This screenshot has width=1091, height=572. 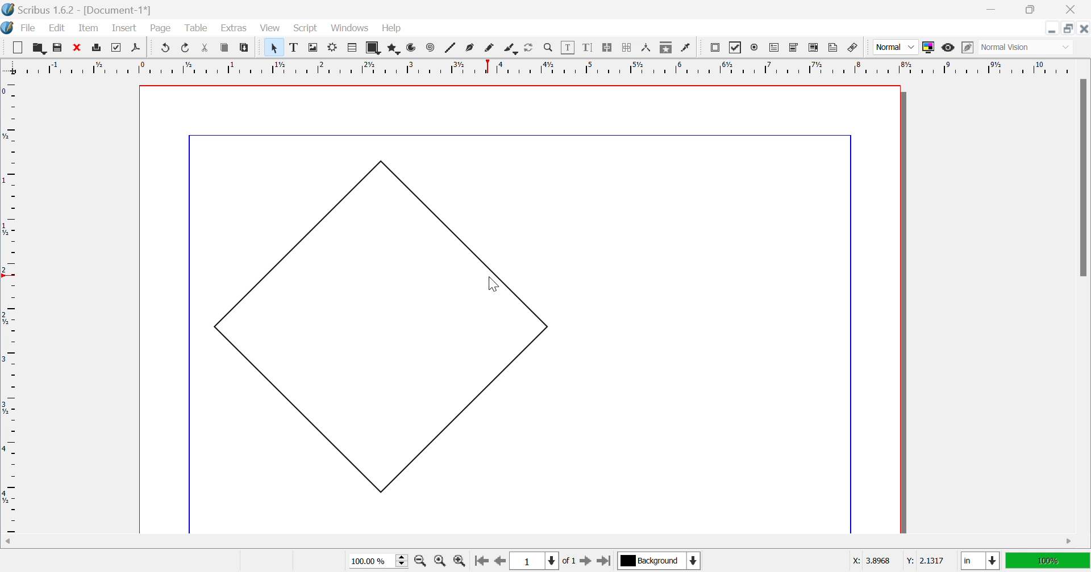 I want to click on Copy item properties, so click(x=665, y=48).